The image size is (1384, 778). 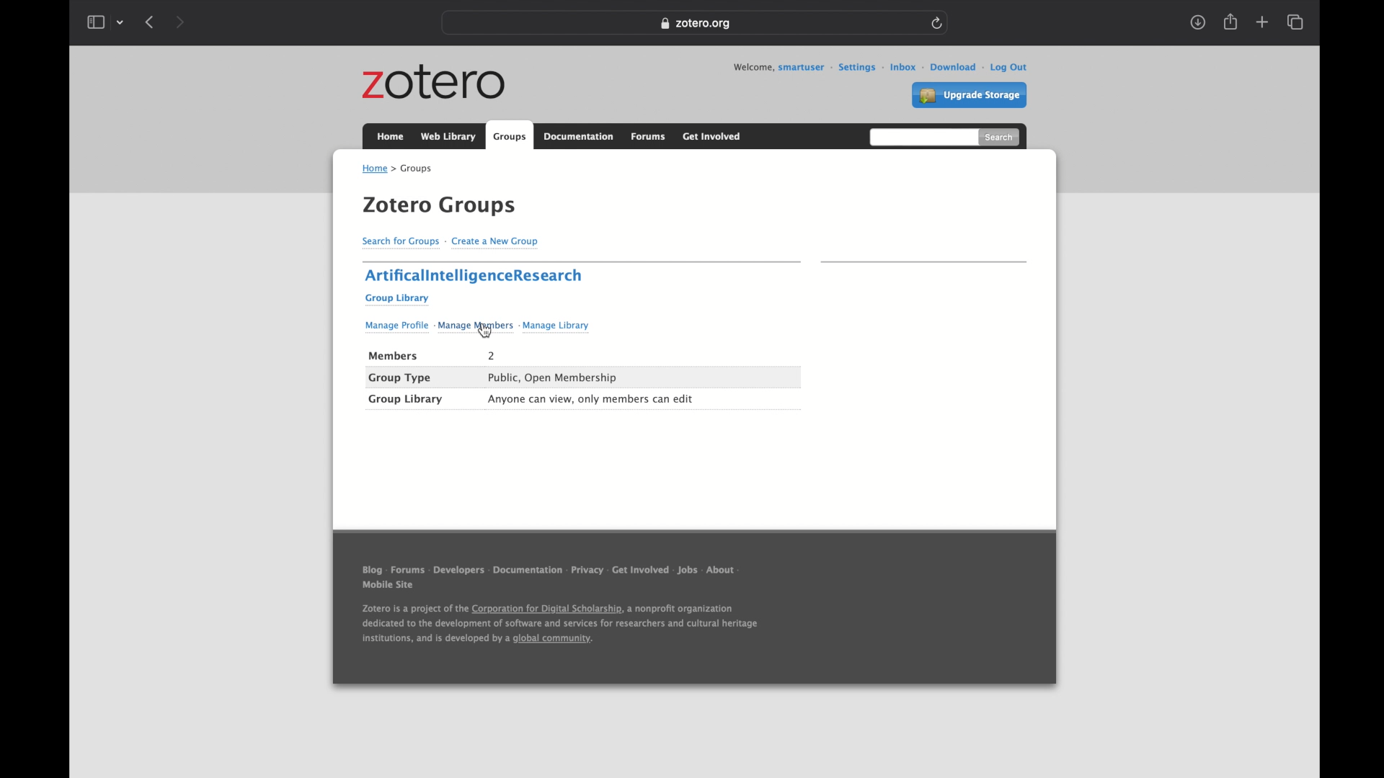 I want to click on forward, so click(x=179, y=23).